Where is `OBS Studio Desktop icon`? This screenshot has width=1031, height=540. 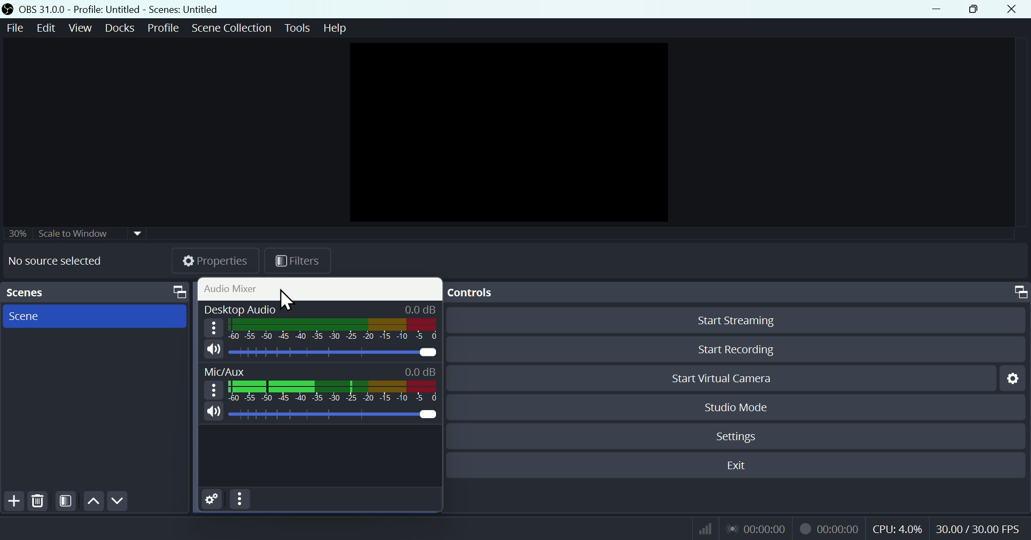
OBS Studio Desktop icon is located at coordinates (7, 9).